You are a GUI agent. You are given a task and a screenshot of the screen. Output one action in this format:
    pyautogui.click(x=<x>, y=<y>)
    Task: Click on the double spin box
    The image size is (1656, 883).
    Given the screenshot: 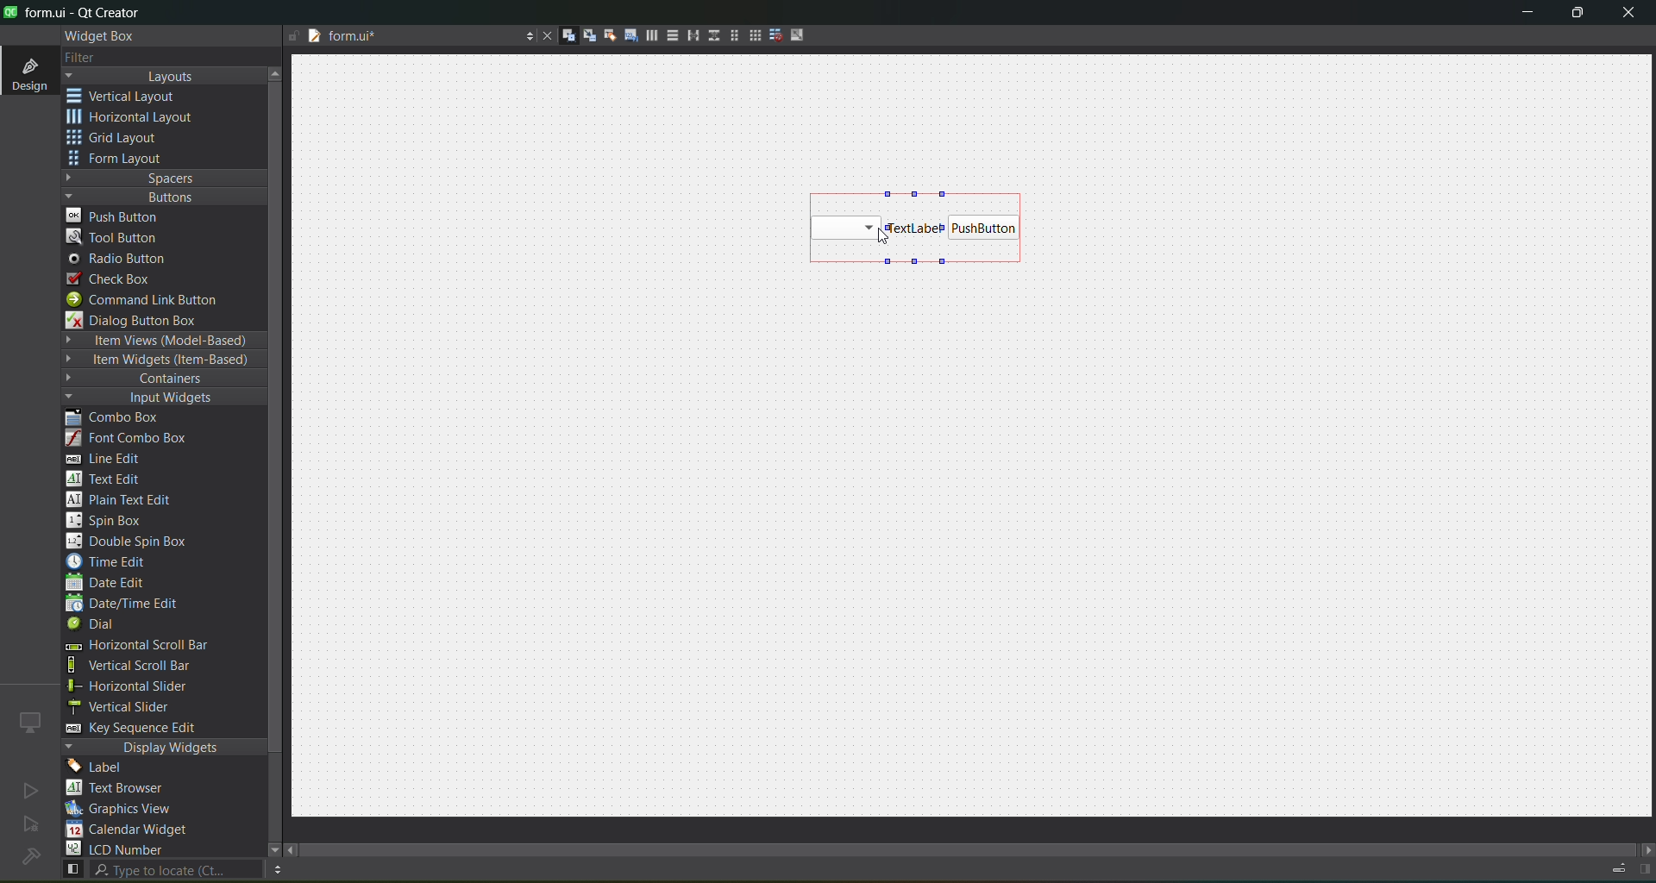 What is the action you would take?
    pyautogui.click(x=139, y=542)
    